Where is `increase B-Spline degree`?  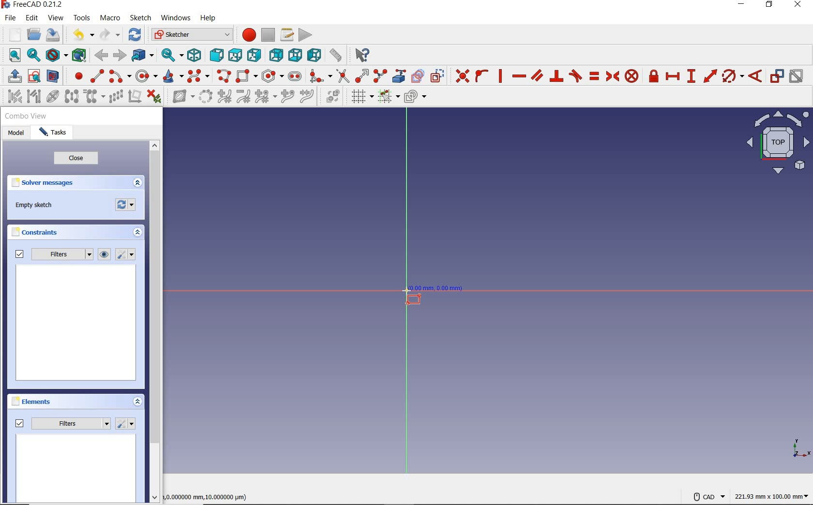 increase B-Spline degree is located at coordinates (224, 97).